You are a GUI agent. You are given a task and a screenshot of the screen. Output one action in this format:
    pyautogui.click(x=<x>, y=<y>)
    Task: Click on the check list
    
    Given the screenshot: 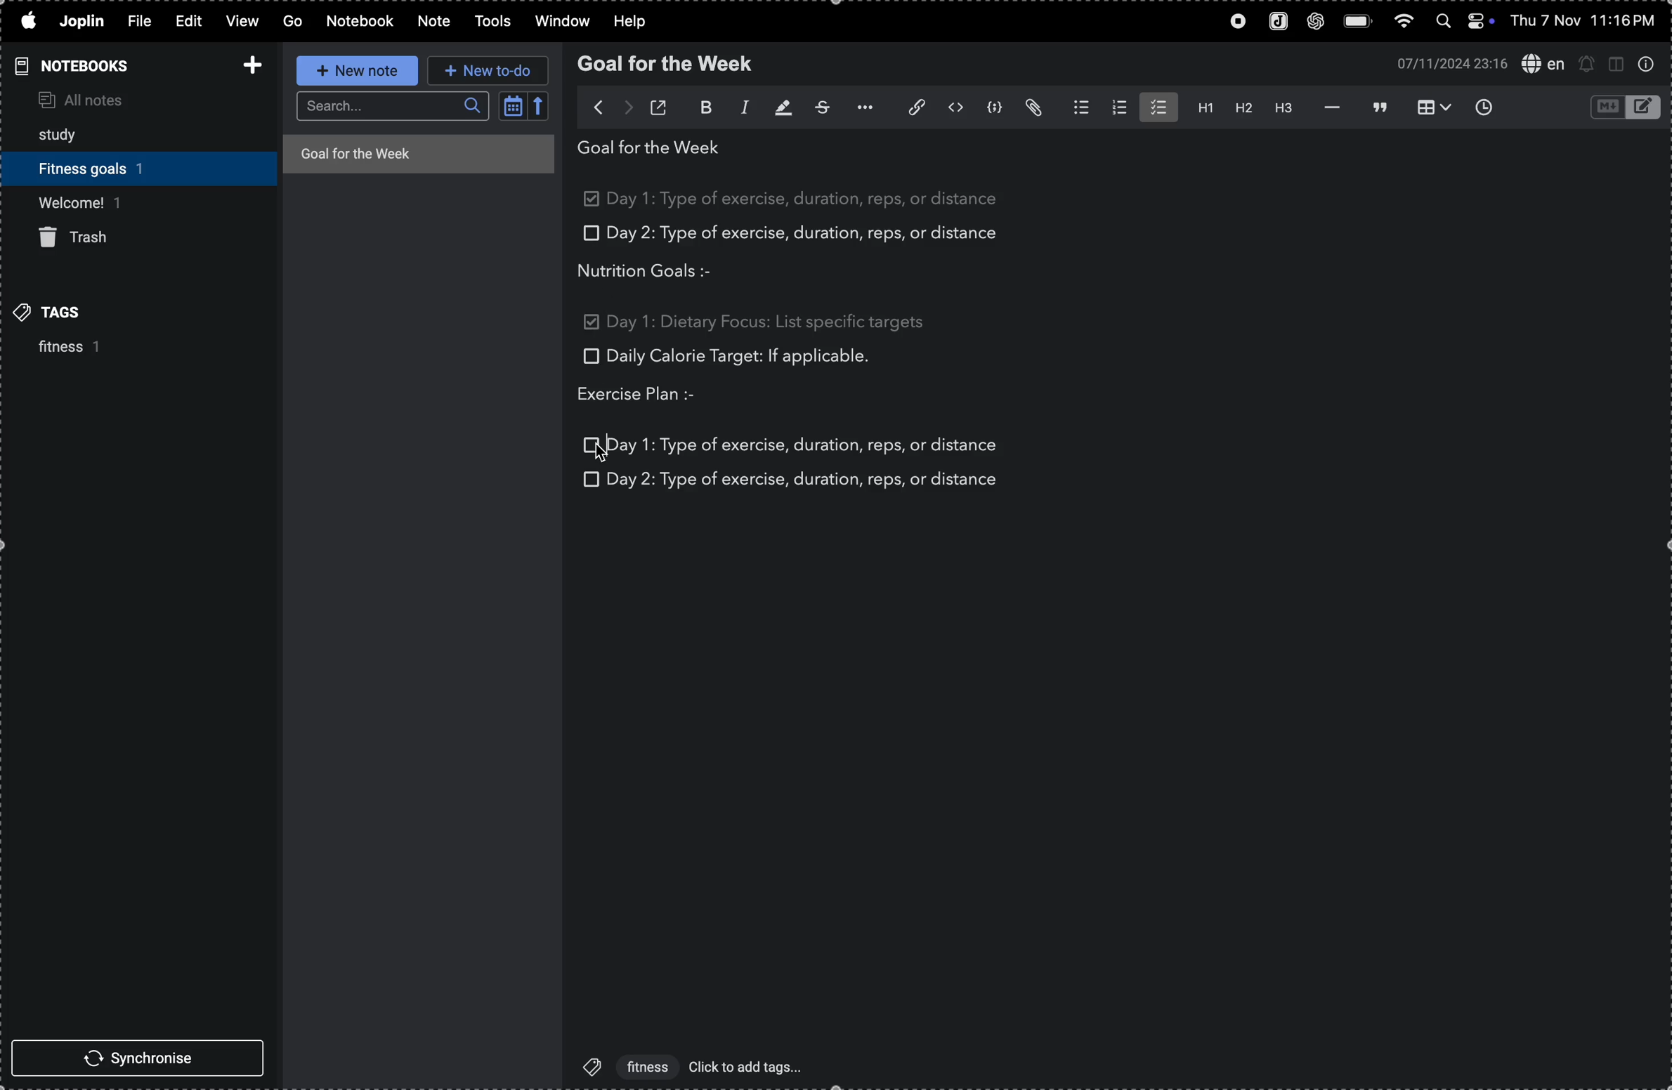 What is the action you would take?
    pyautogui.click(x=1157, y=107)
    